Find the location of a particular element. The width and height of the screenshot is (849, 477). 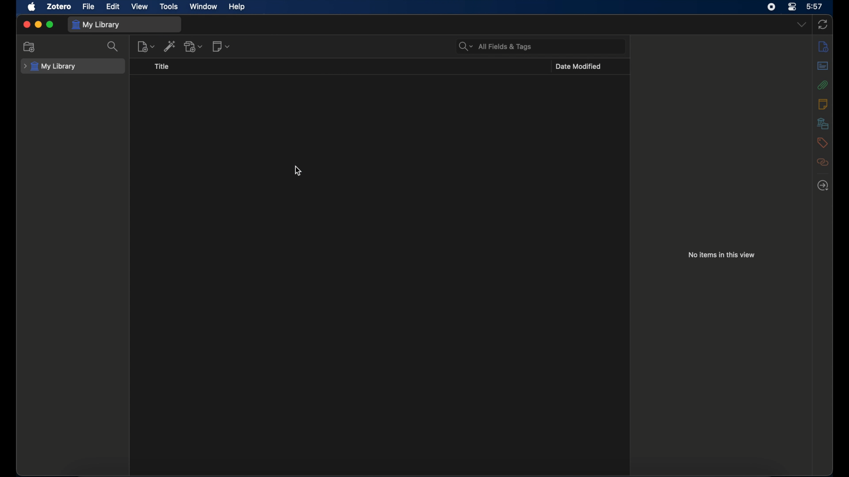

control center is located at coordinates (792, 7).